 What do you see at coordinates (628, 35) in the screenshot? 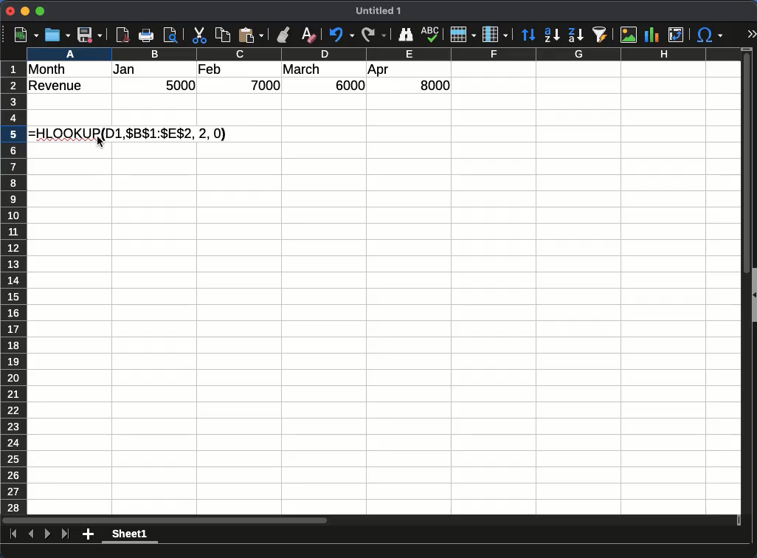
I see `image` at bounding box center [628, 35].